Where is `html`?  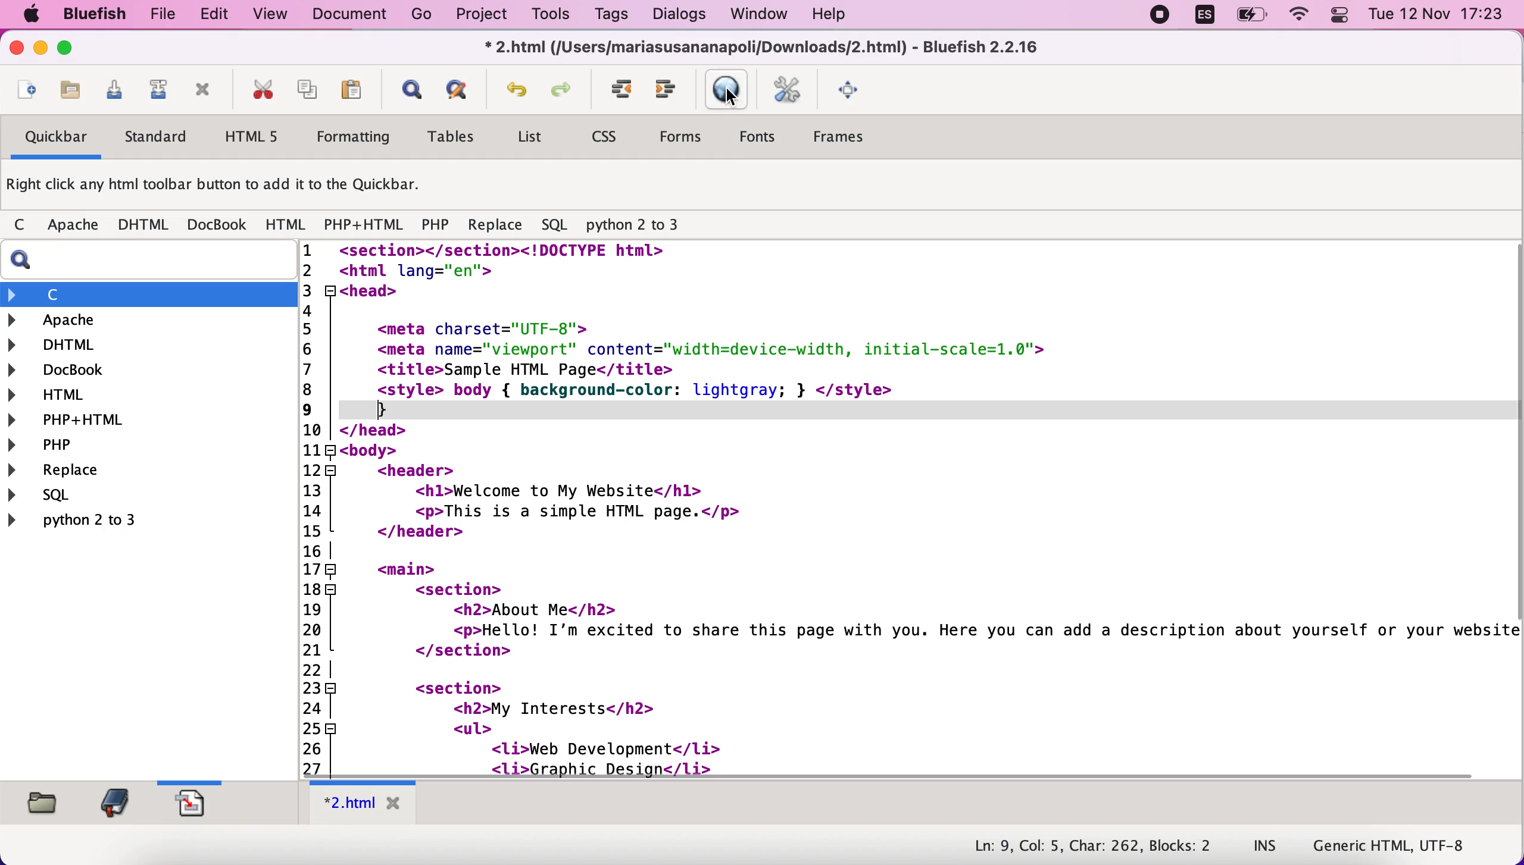 html is located at coordinates (142, 394).